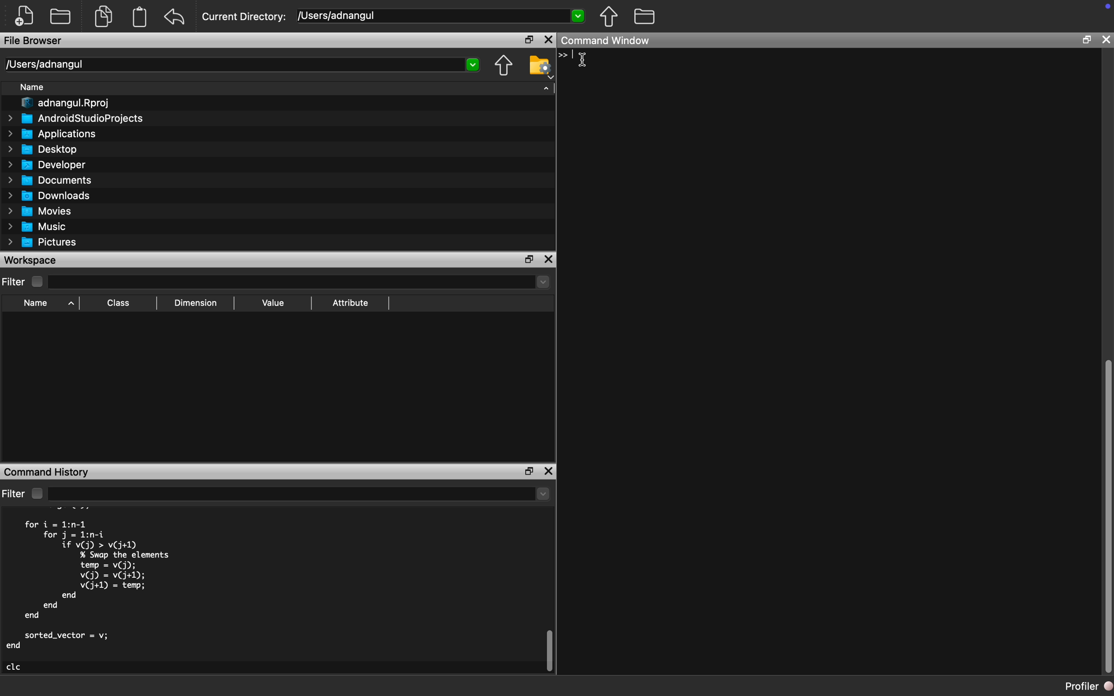 The height and width of the screenshot is (696, 1114). Describe the element at coordinates (44, 150) in the screenshot. I see `Desktop` at that location.